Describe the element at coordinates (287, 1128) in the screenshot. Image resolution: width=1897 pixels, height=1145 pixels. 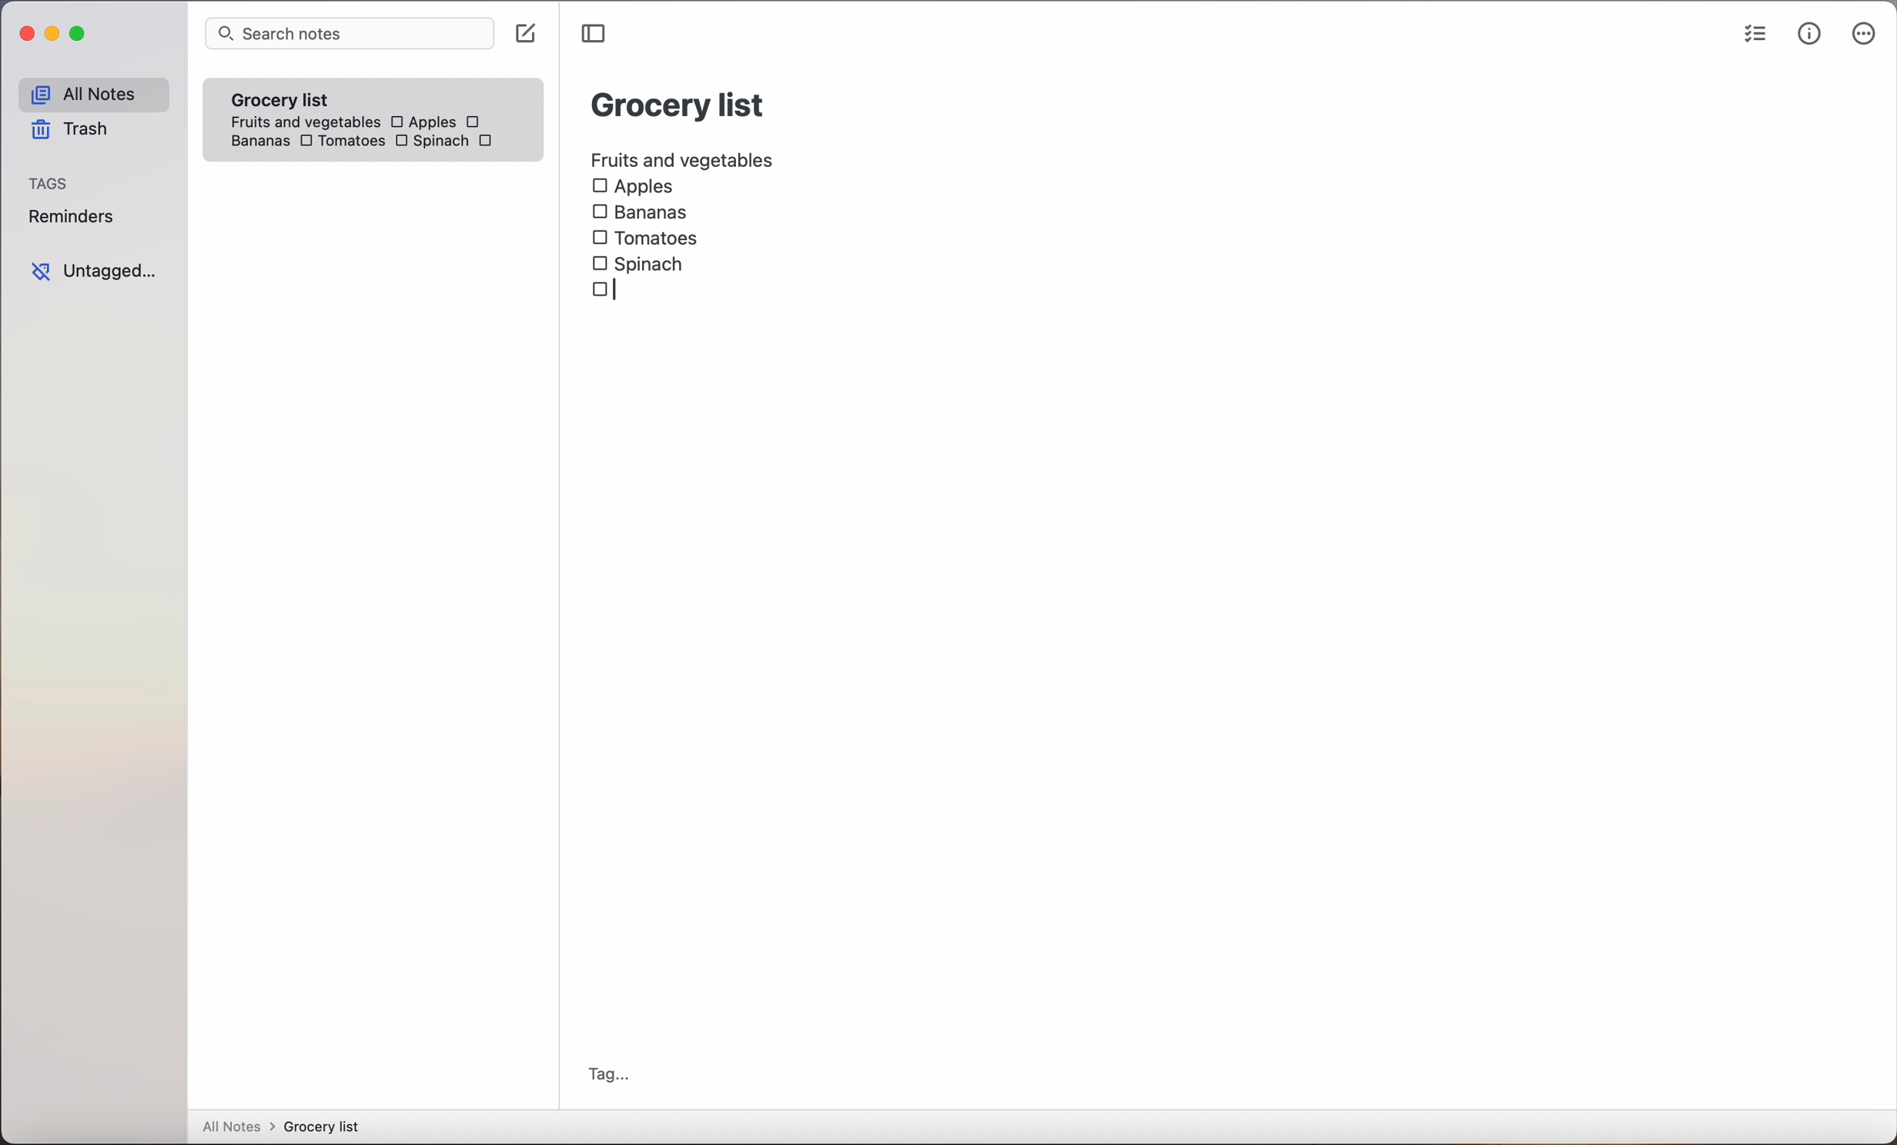
I see `all notes > grocery list` at that location.